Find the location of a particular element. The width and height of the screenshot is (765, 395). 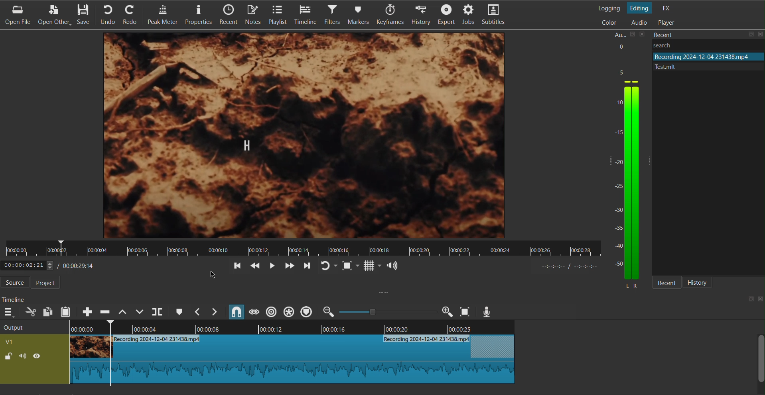

zoom out is located at coordinates (329, 311).